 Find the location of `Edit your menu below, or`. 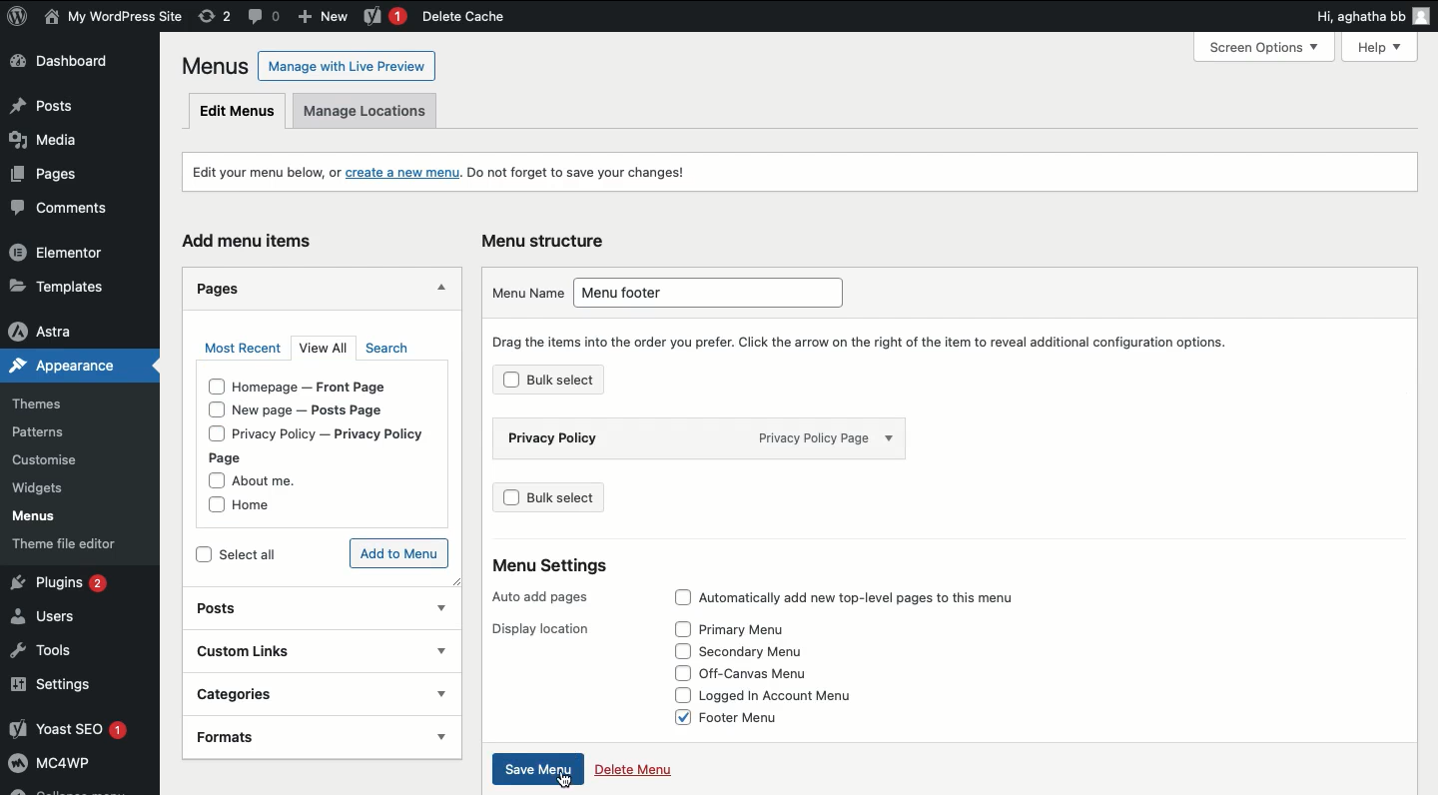

Edit your menu below, or is located at coordinates (254, 171).